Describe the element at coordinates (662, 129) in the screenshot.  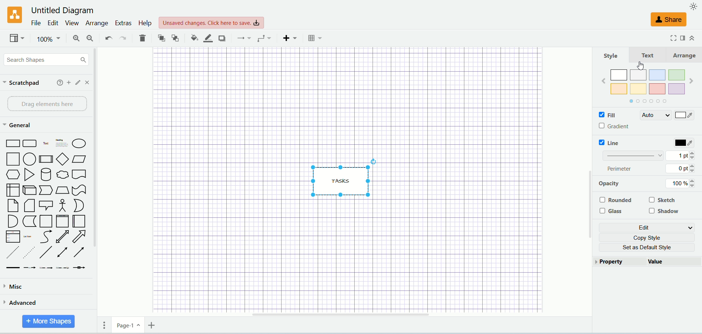
I see `sketch` at that location.